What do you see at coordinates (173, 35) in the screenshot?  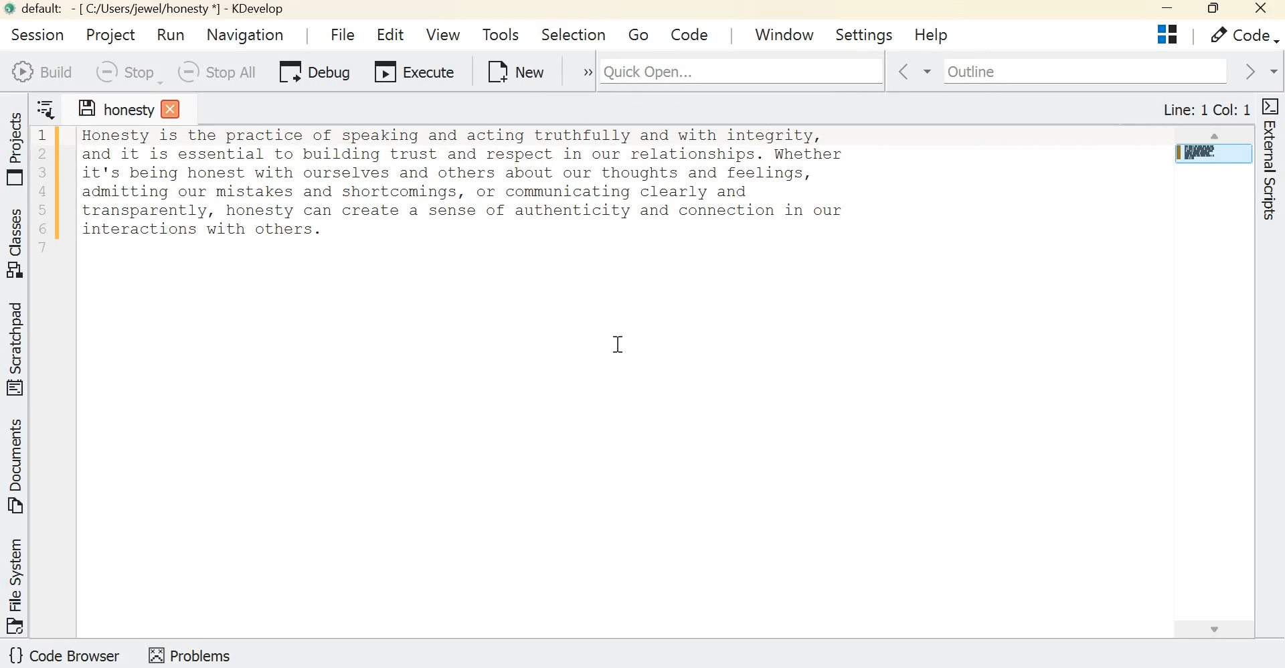 I see `Run` at bounding box center [173, 35].